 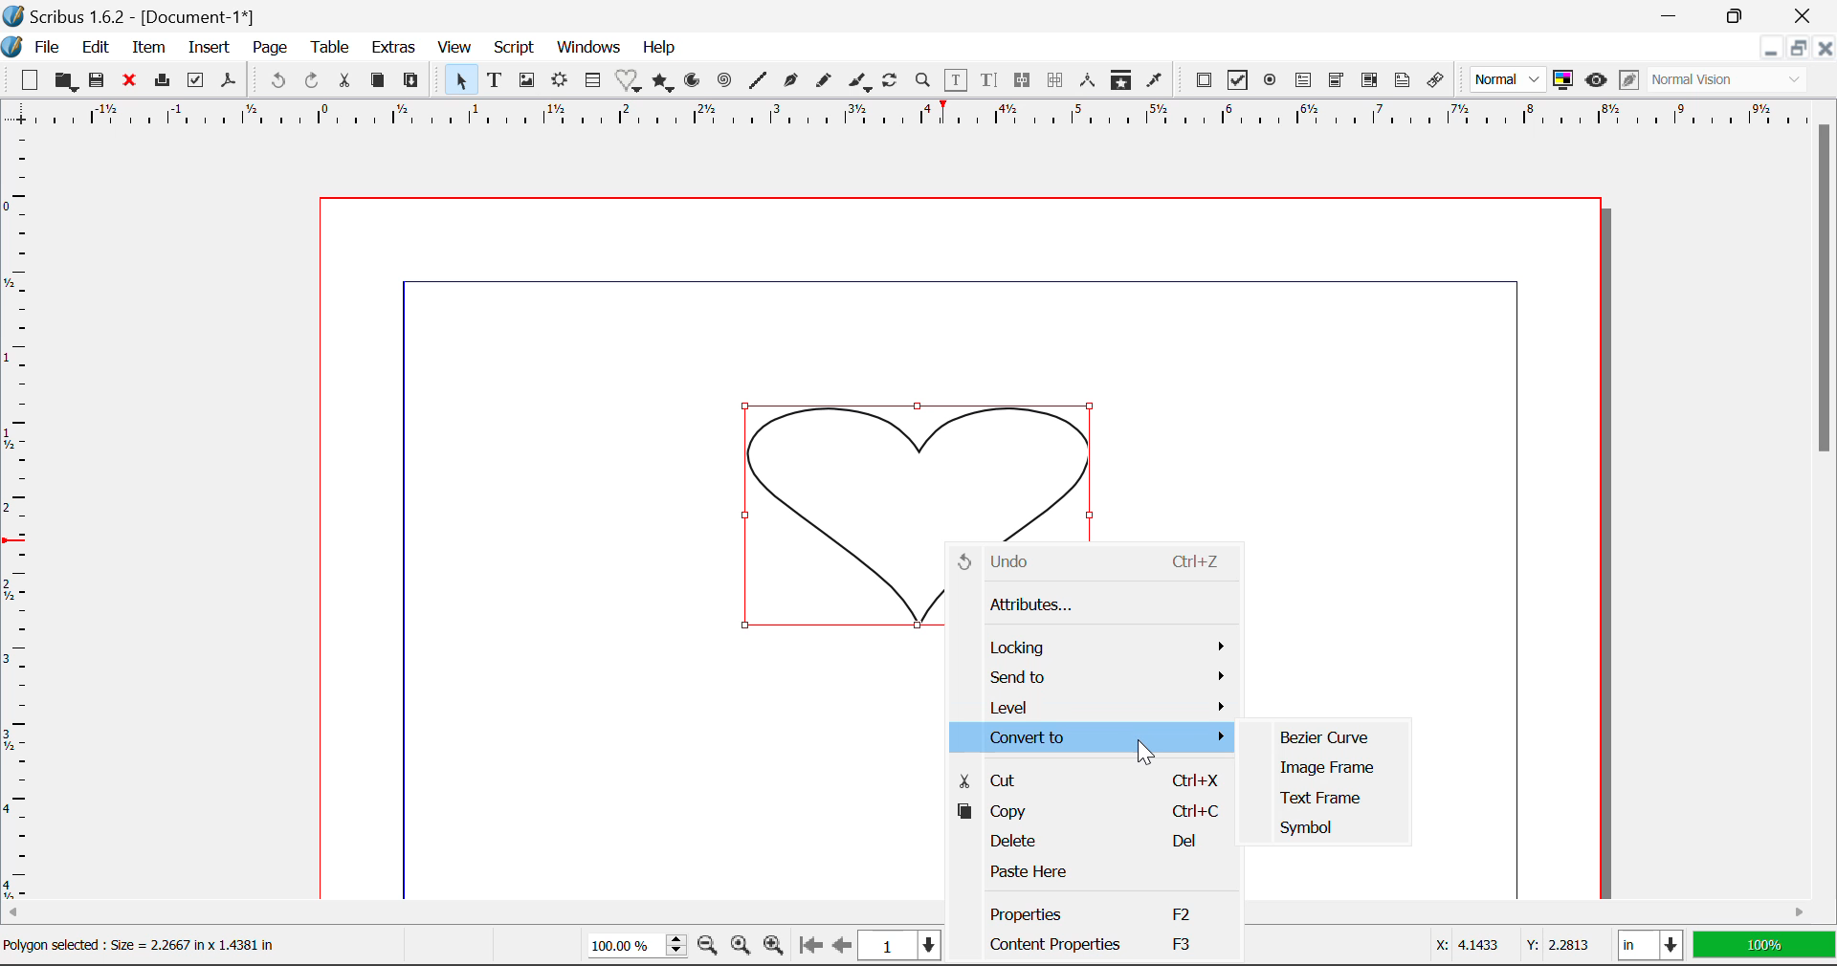 What do you see at coordinates (133, 83) in the screenshot?
I see `Close` at bounding box center [133, 83].